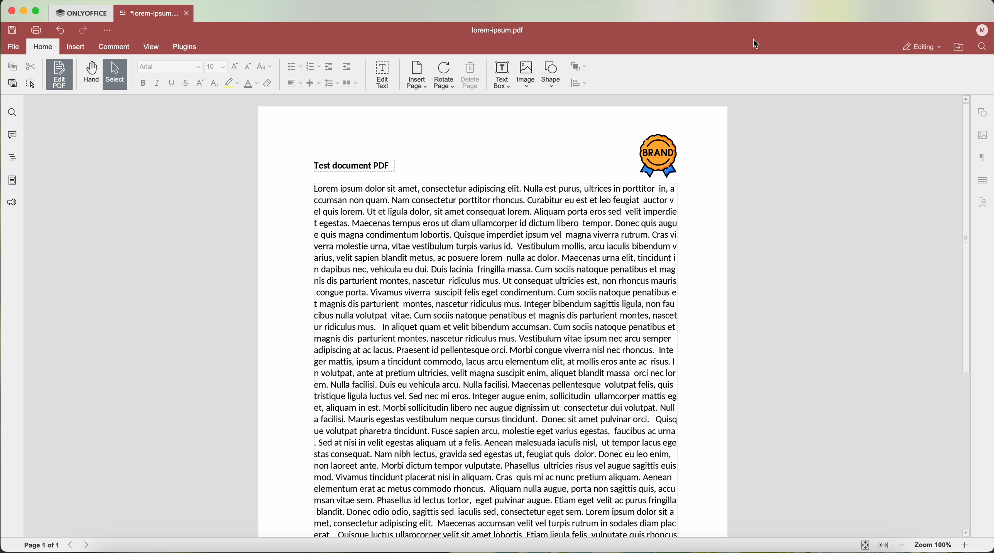 This screenshot has height=553, width=994. I want to click on superscript, so click(201, 83).